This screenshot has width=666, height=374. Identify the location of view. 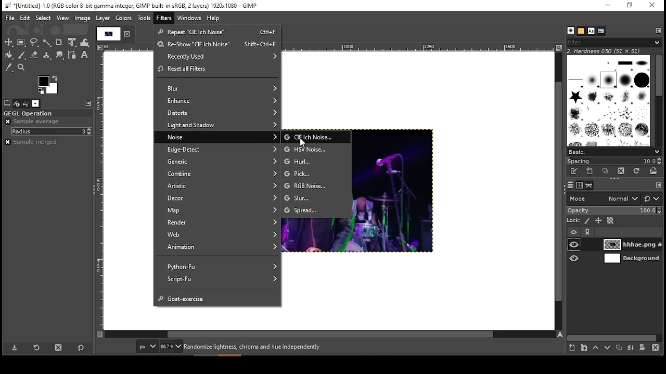
(62, 18).